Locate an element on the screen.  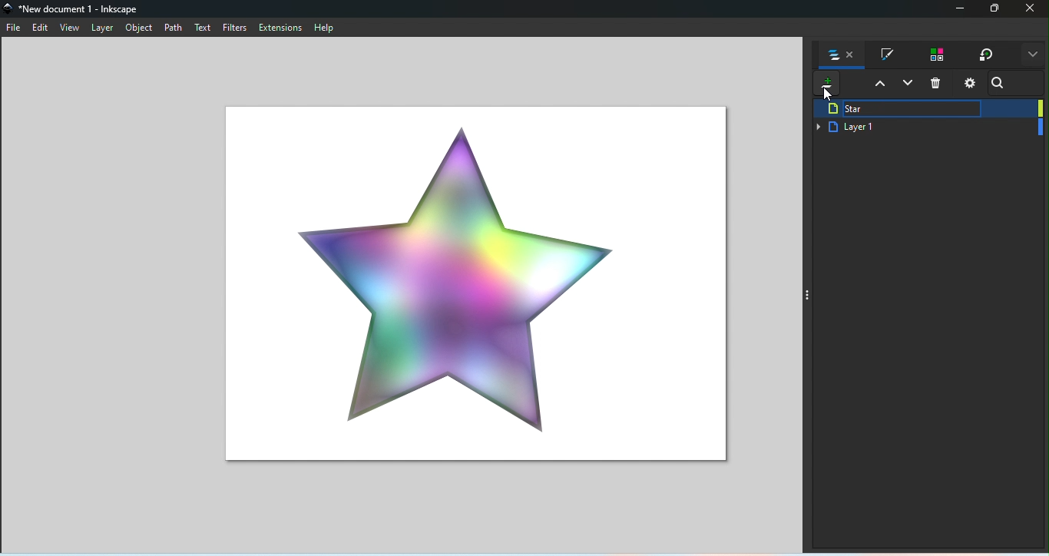
Swatches is located at coordinates (935, 55).